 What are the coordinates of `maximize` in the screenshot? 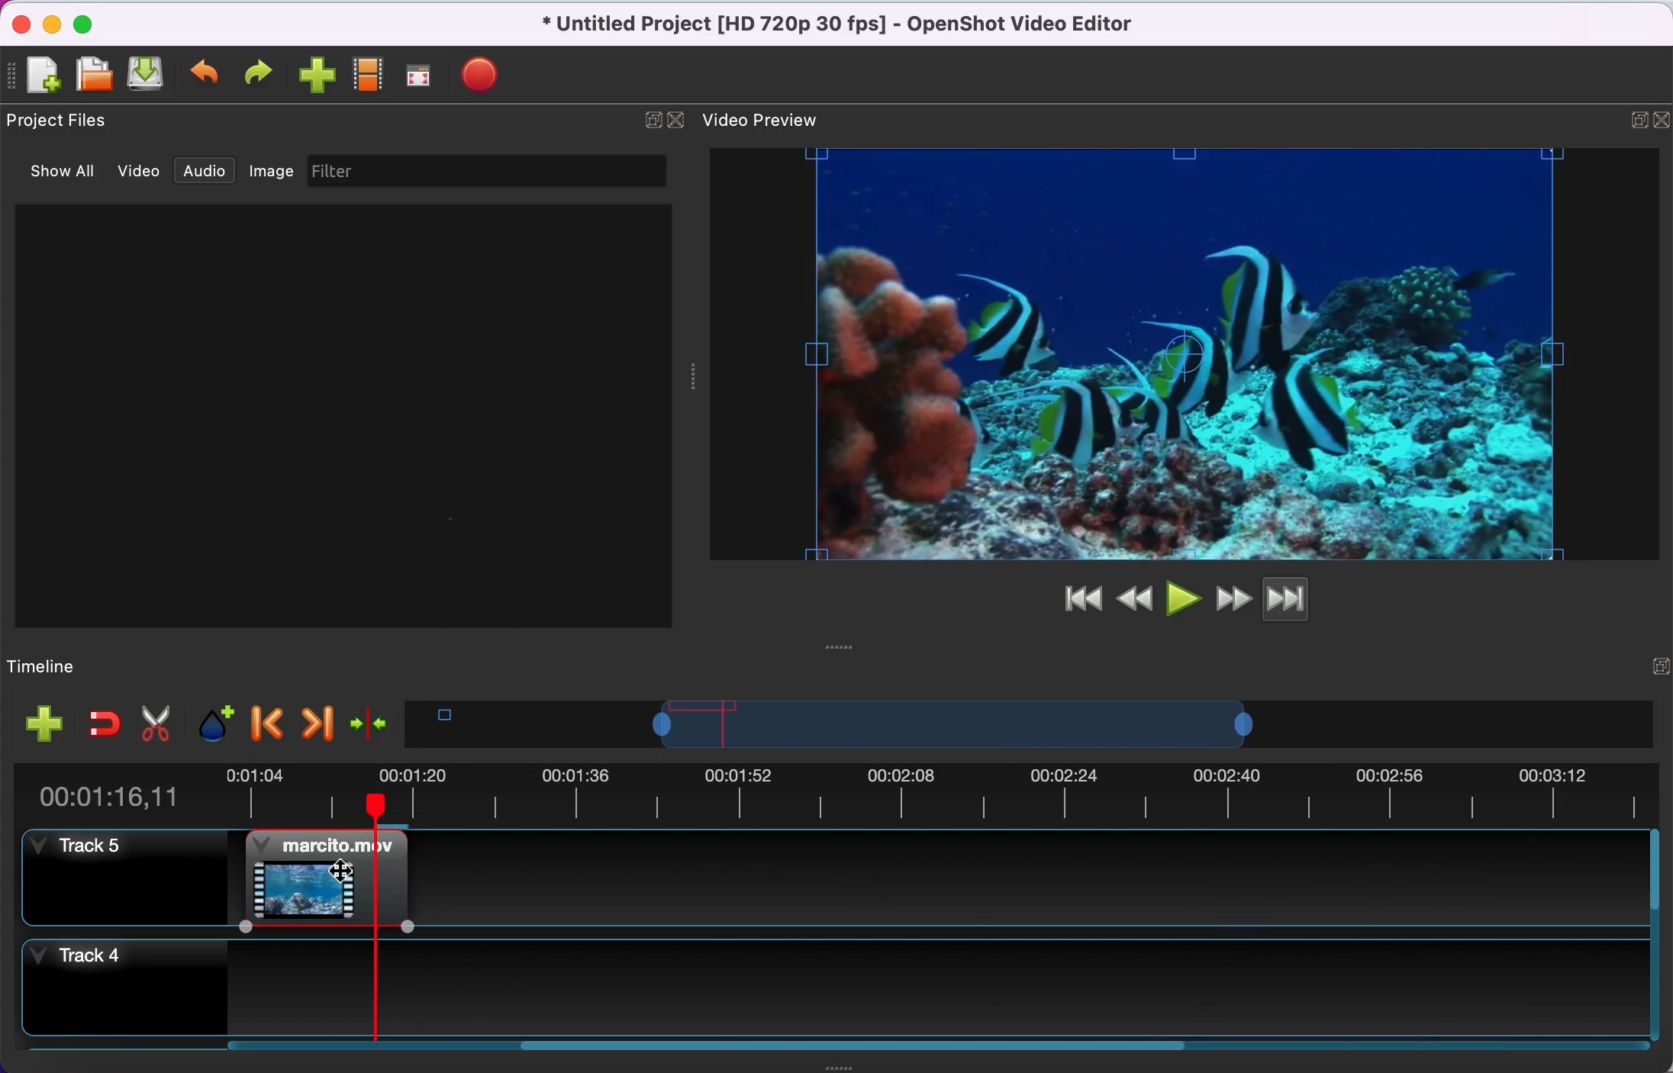 It's located at (1633, 116).